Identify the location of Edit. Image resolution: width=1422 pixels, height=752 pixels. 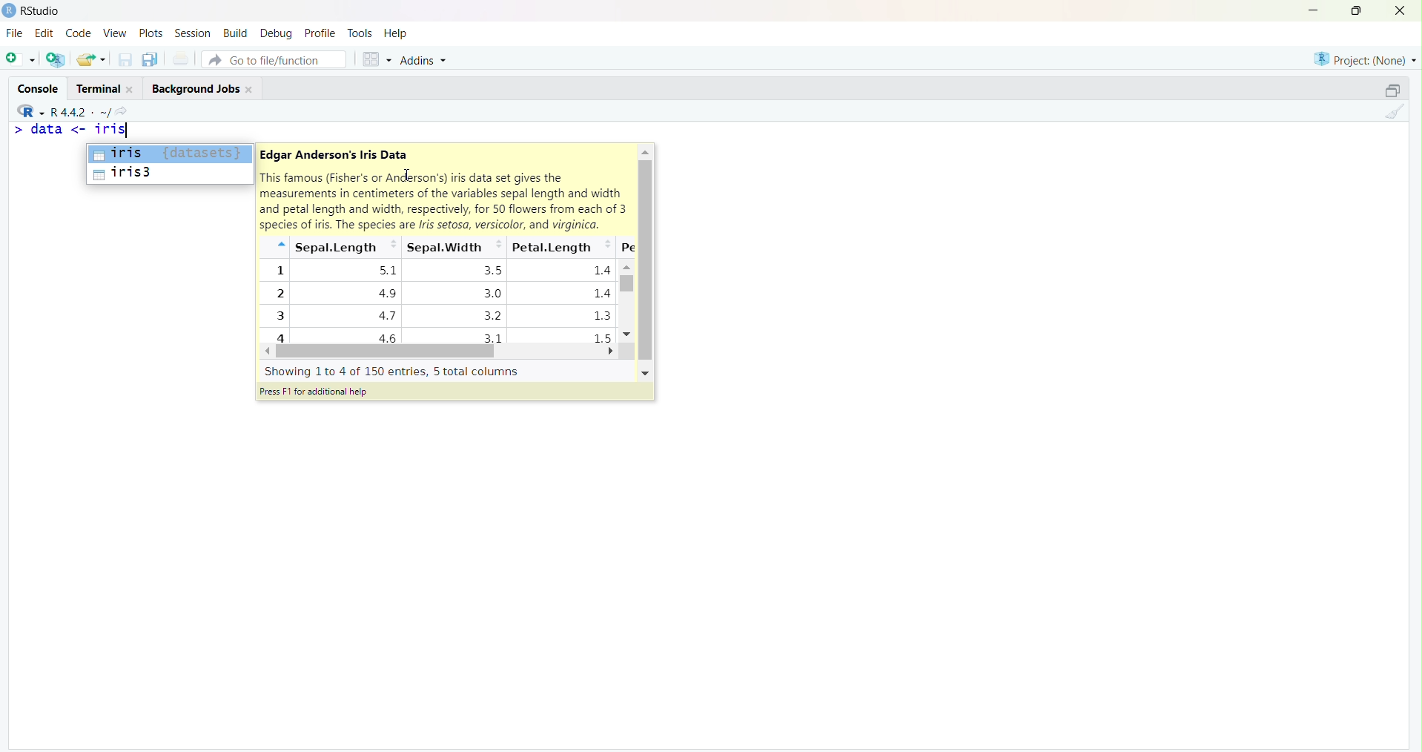
(44, 31).